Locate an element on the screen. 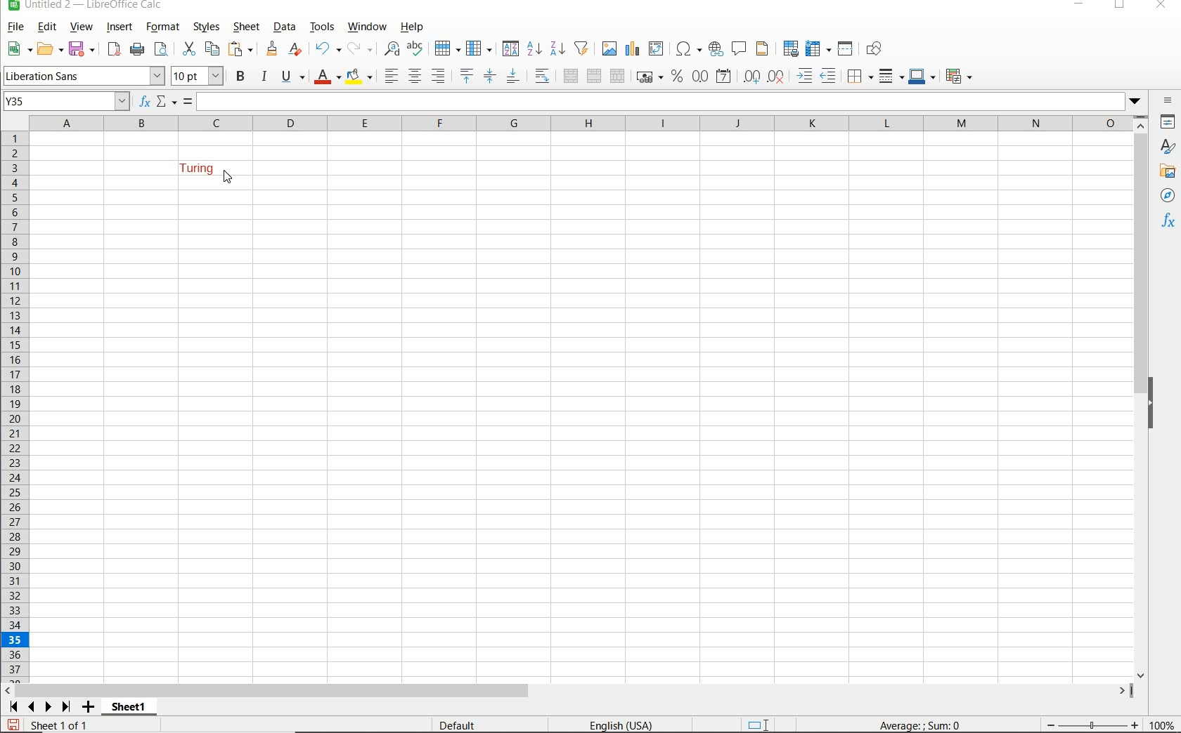 The image size is (1181, 733). SHEET is located at coordinates (247, 28).